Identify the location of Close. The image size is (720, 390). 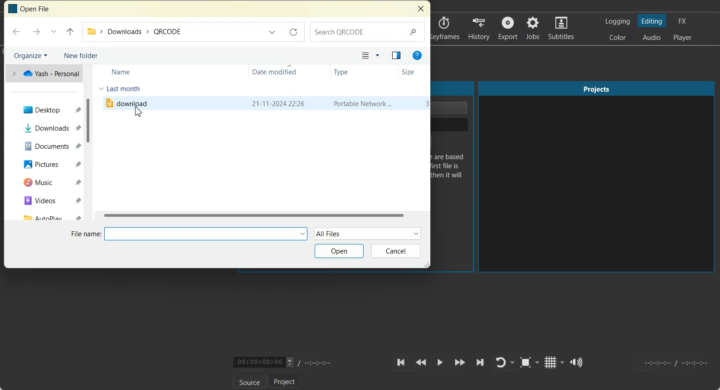
(420, 9).